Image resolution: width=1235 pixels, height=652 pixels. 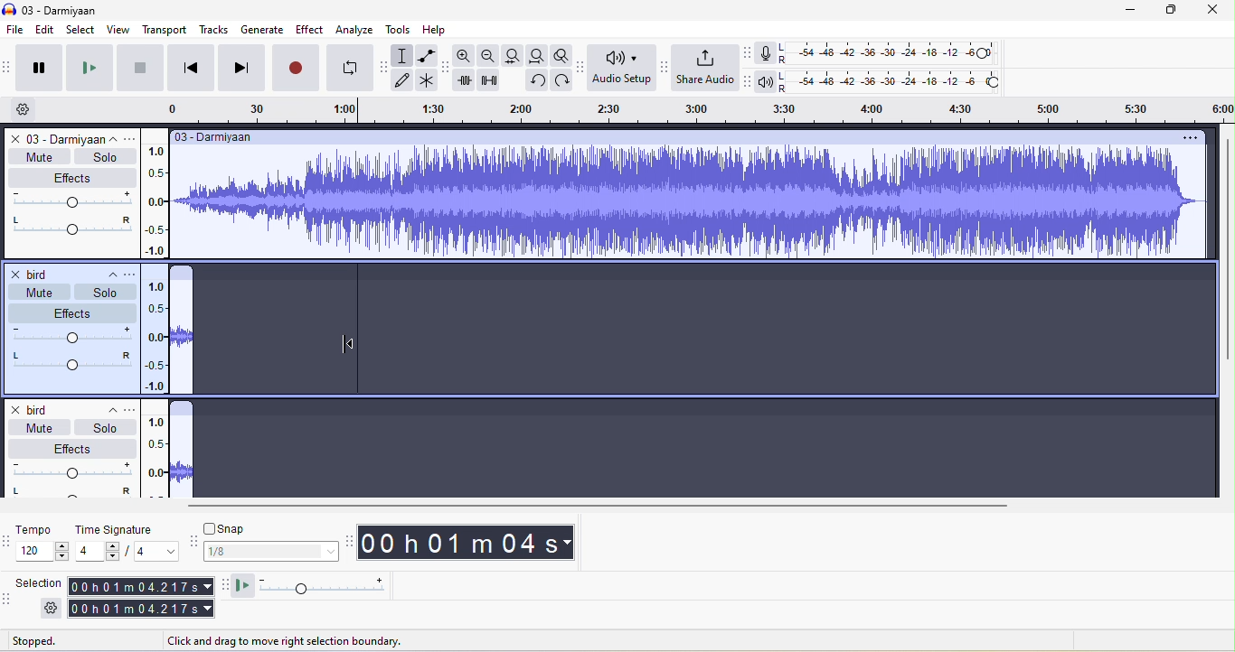 What do you see at coordinates (353, 69) in the screenshot?
I see `enable looping` at bounding box center [353, 69].